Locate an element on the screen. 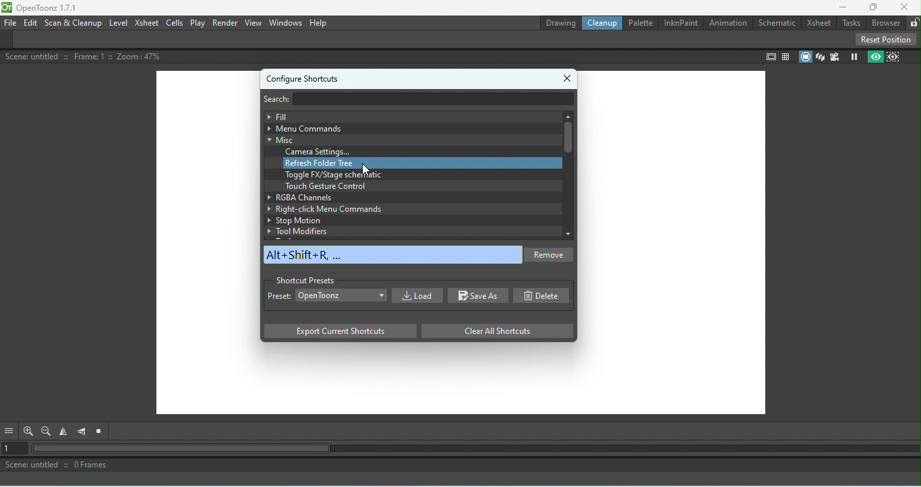 The width and height of the screenshot is (921, 487). Scene: untitled :: 0 Frames is located at coordinates (460, 466).